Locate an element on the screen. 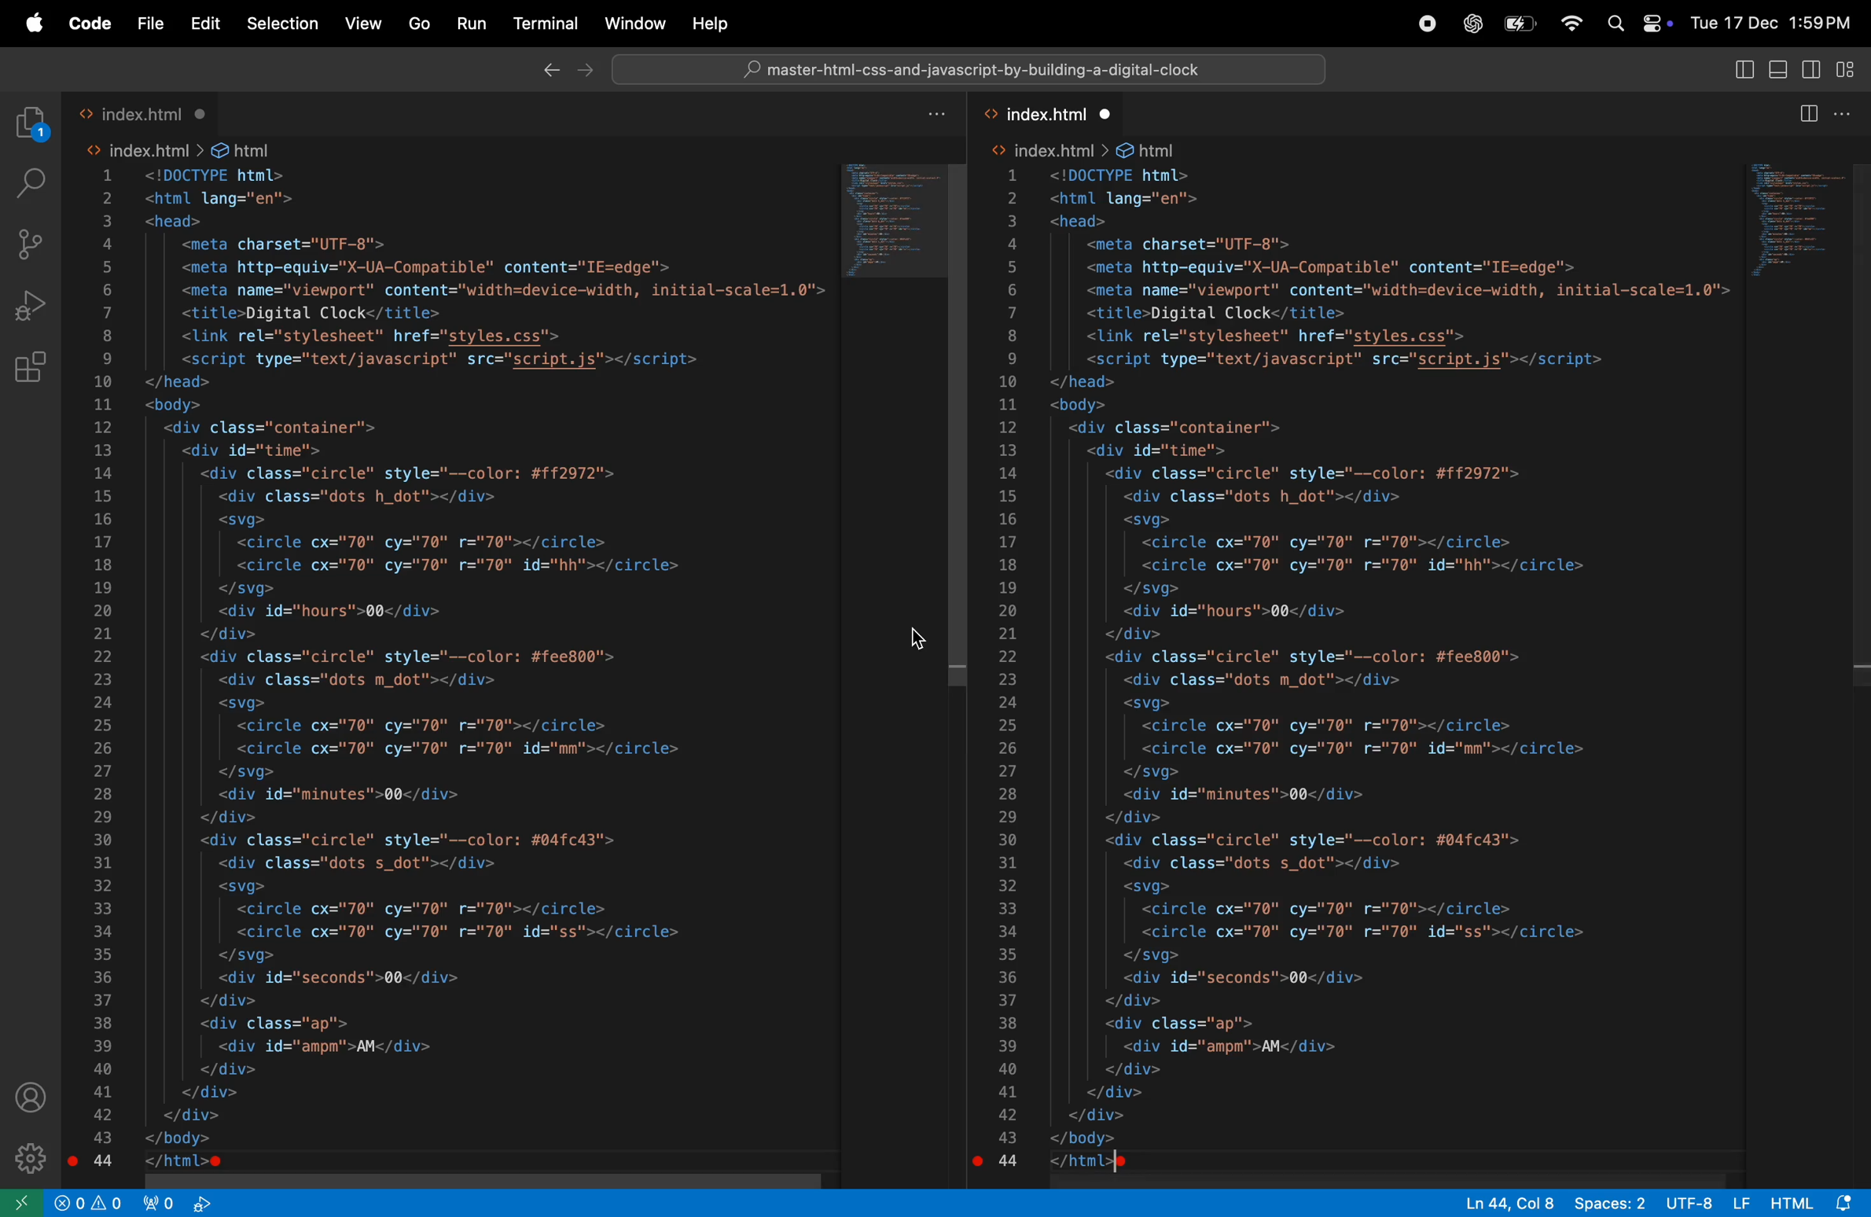  html is located at coordinates (1815, 1202).